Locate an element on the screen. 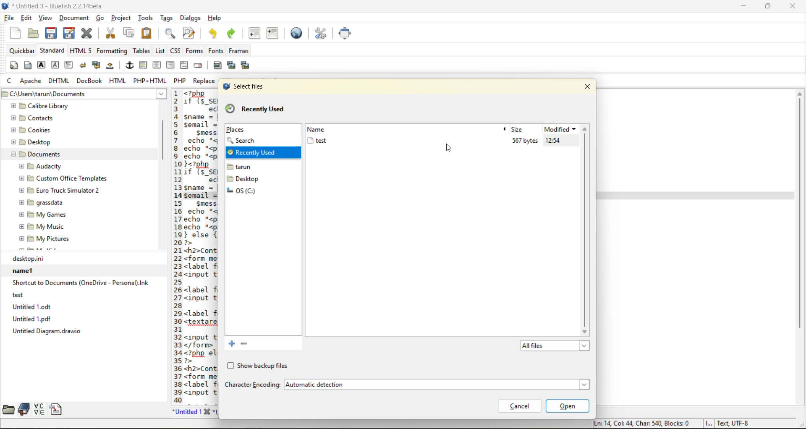  name is located at coordinates (321, 129).